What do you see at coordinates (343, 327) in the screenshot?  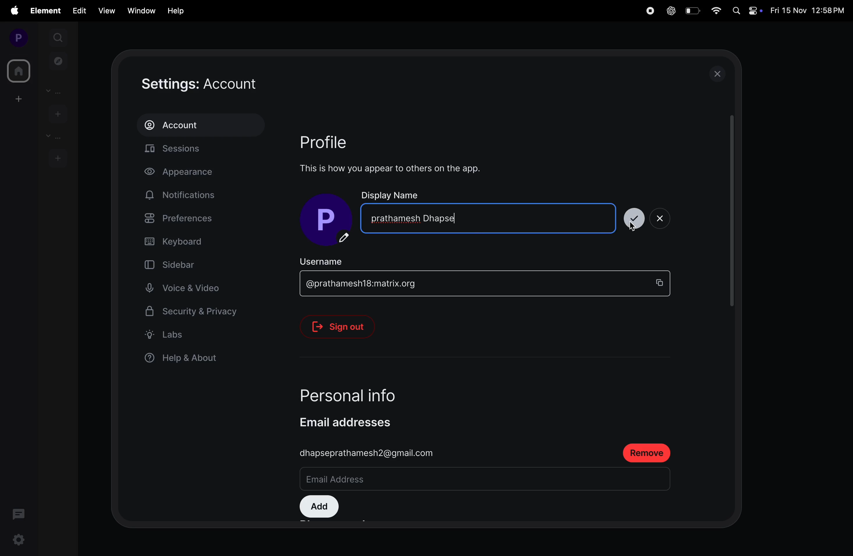 I see `sign out` at bounding box center [343, 327].